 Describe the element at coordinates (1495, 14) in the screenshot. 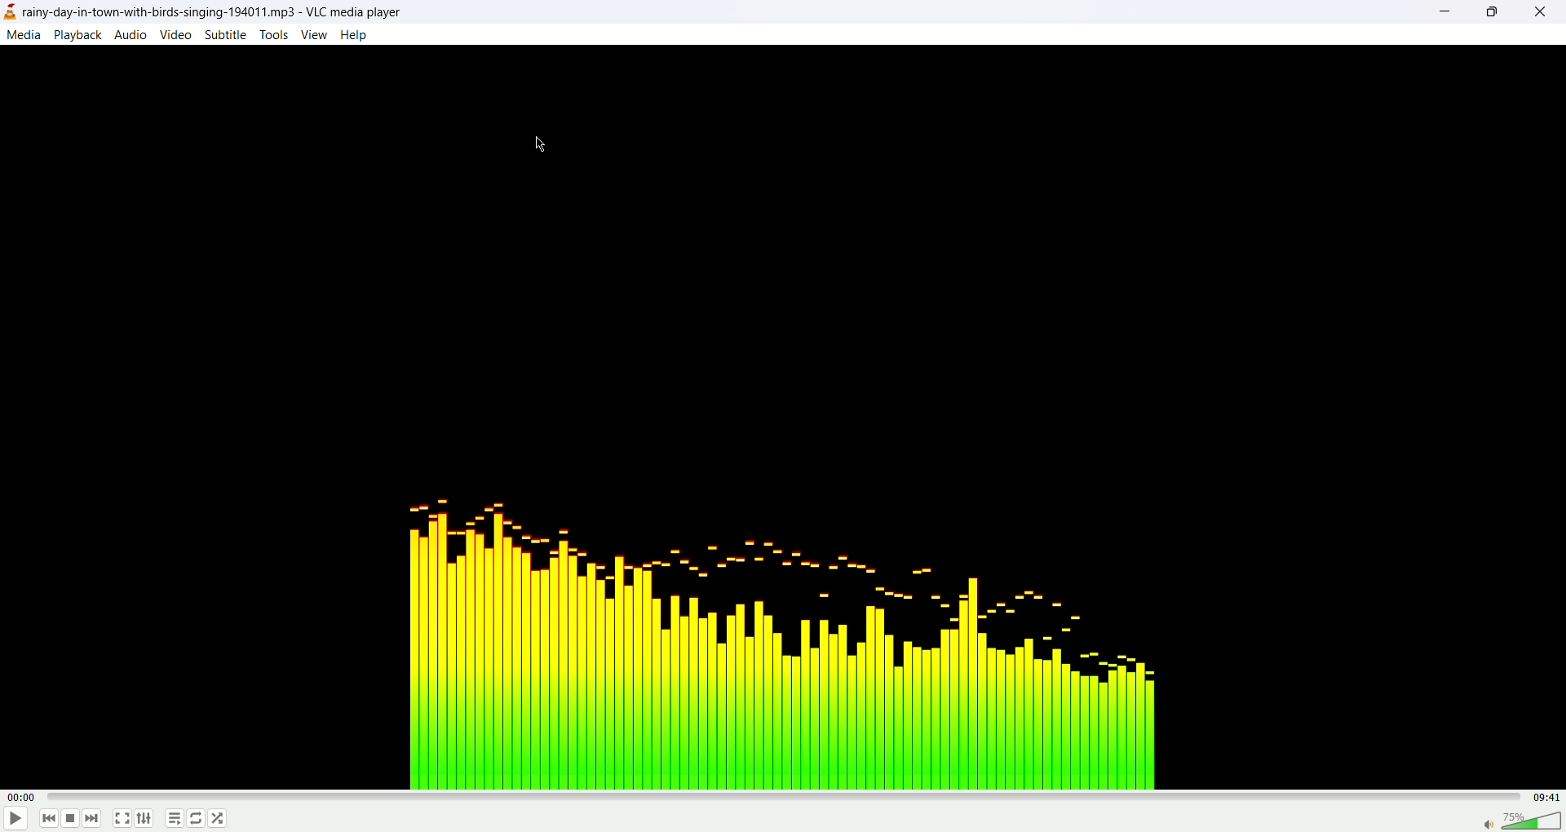

I see `maximize` at that location.